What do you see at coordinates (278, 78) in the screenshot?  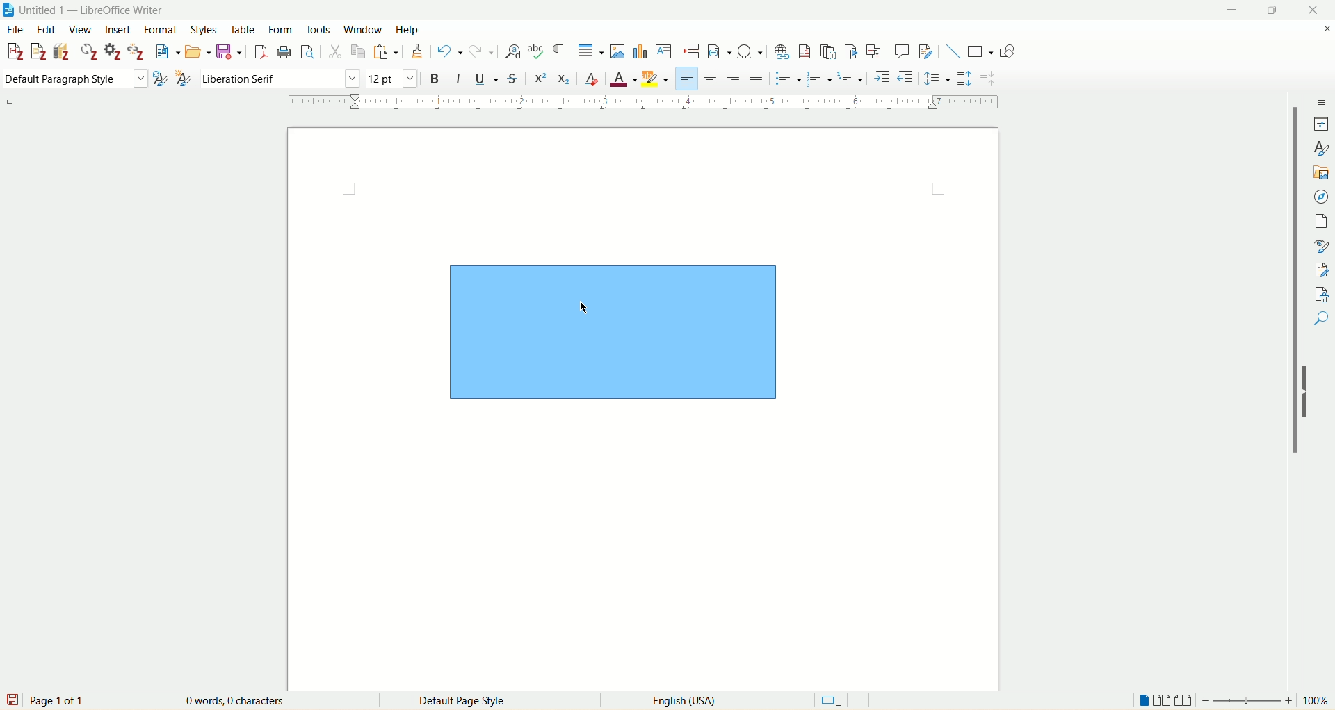 I see `font name` at bounding box center [278, 78].